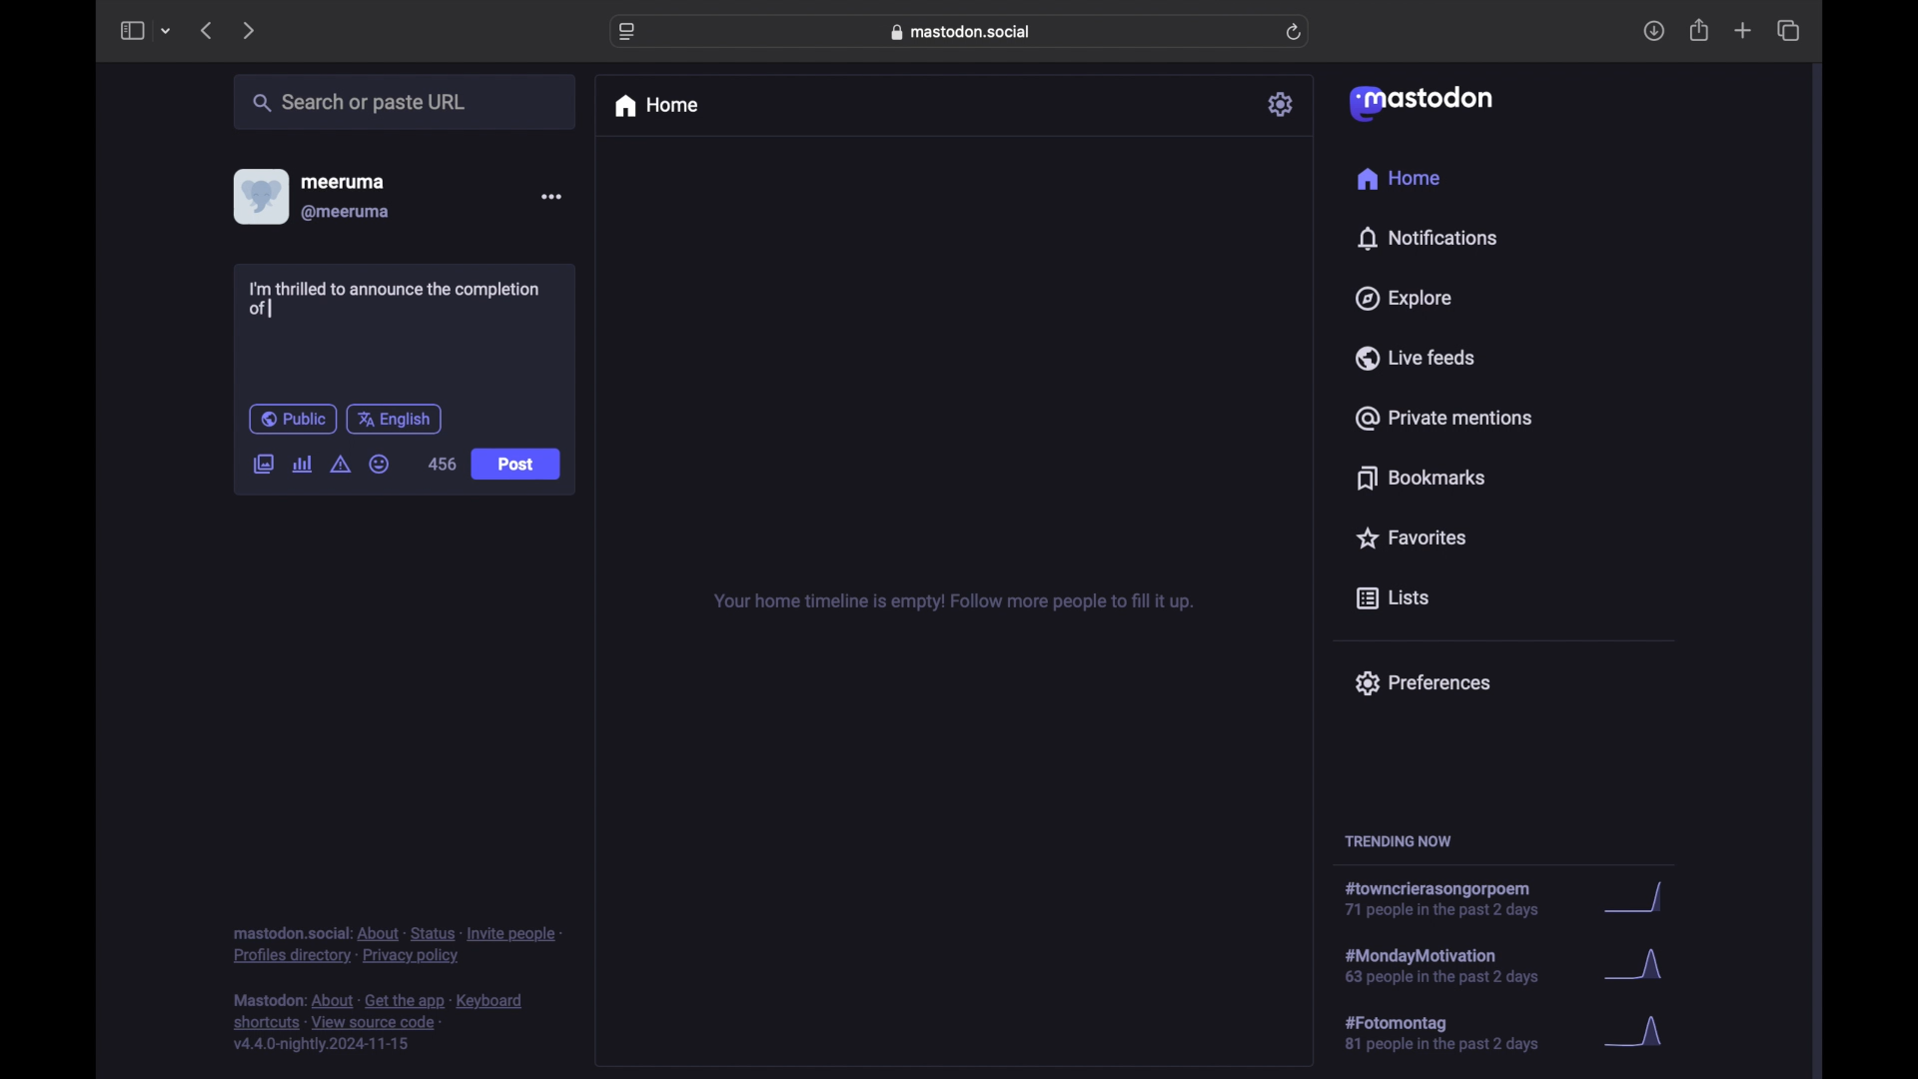 This screenshot has height=1079, width=1918. What do you see at coordinates (293, 419) in the screenshot?
I see `public` at bounding box center [293, 419].